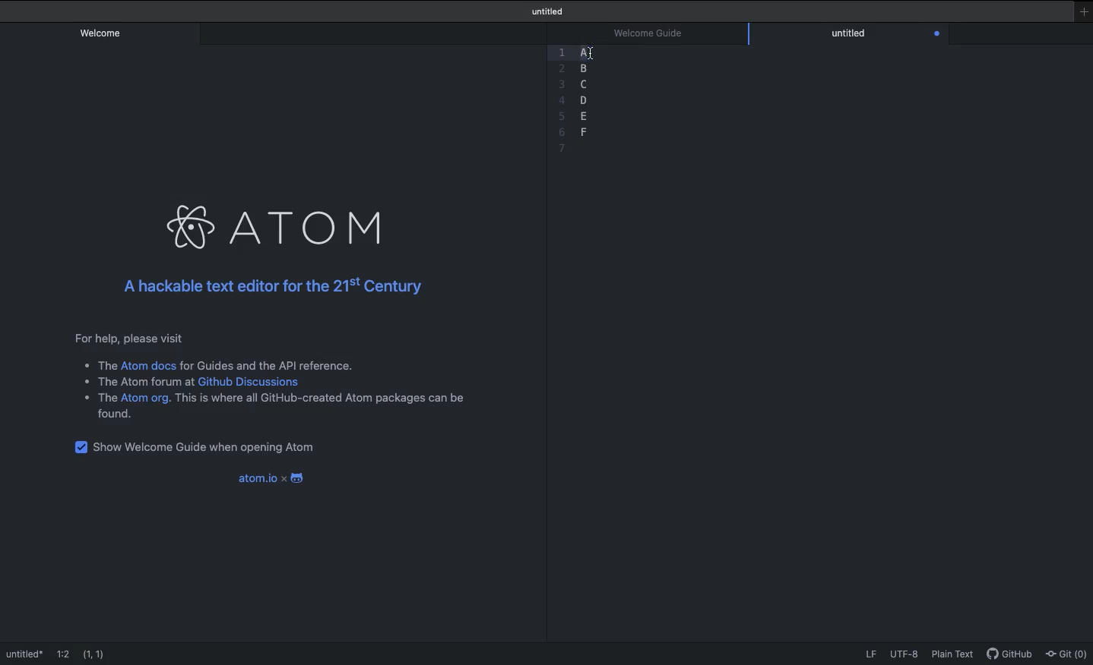 Image resolution: width=1093 pixels, height=665 pixels. What do you see at coordinates (550, 11) in the screenshot?
I see `Welcome guide` at bounding box center [550, 11].